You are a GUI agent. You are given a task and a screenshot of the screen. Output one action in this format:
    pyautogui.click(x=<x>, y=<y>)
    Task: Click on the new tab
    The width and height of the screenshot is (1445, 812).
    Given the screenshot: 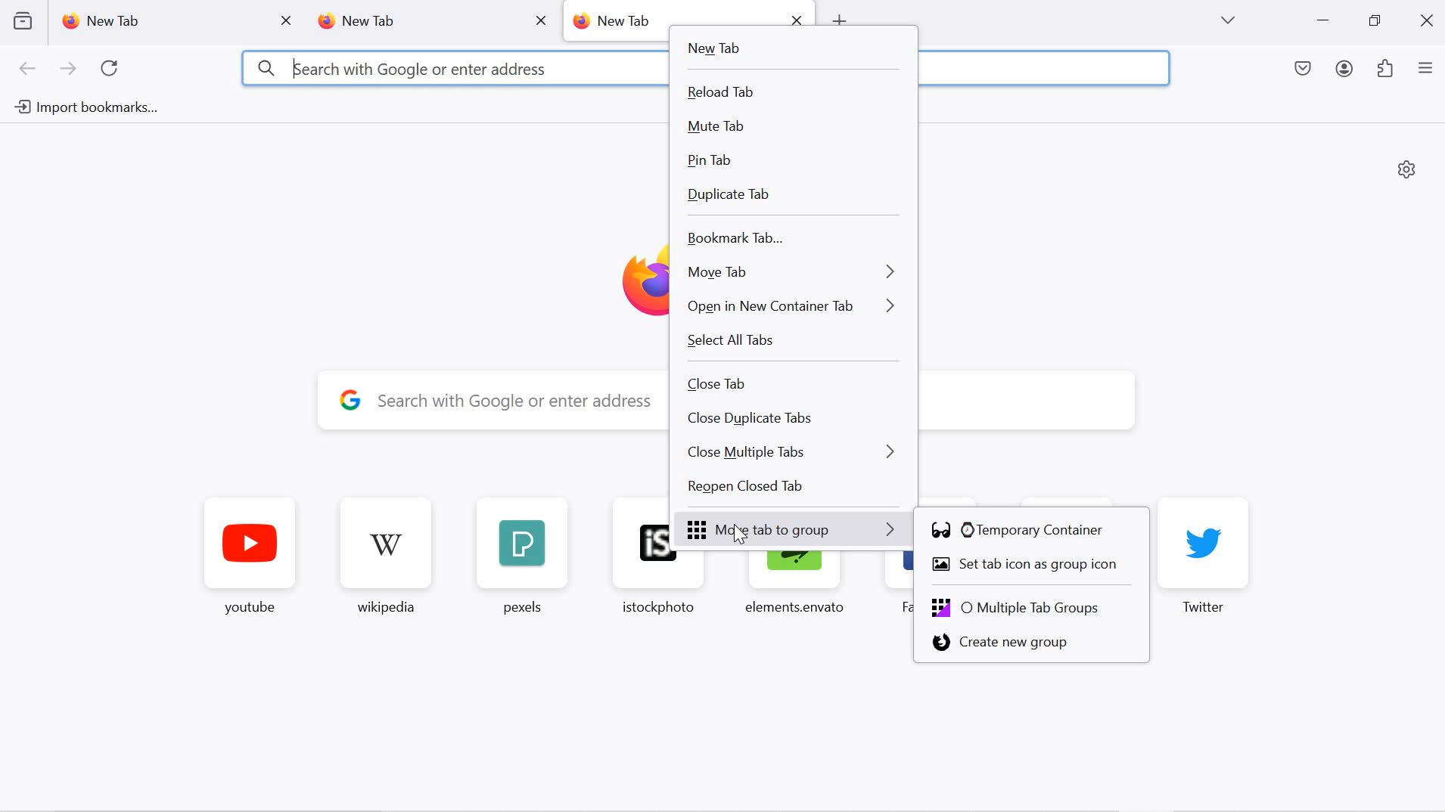 What is the action you would take?
    pyautogui.click(x=616, y=21)
    